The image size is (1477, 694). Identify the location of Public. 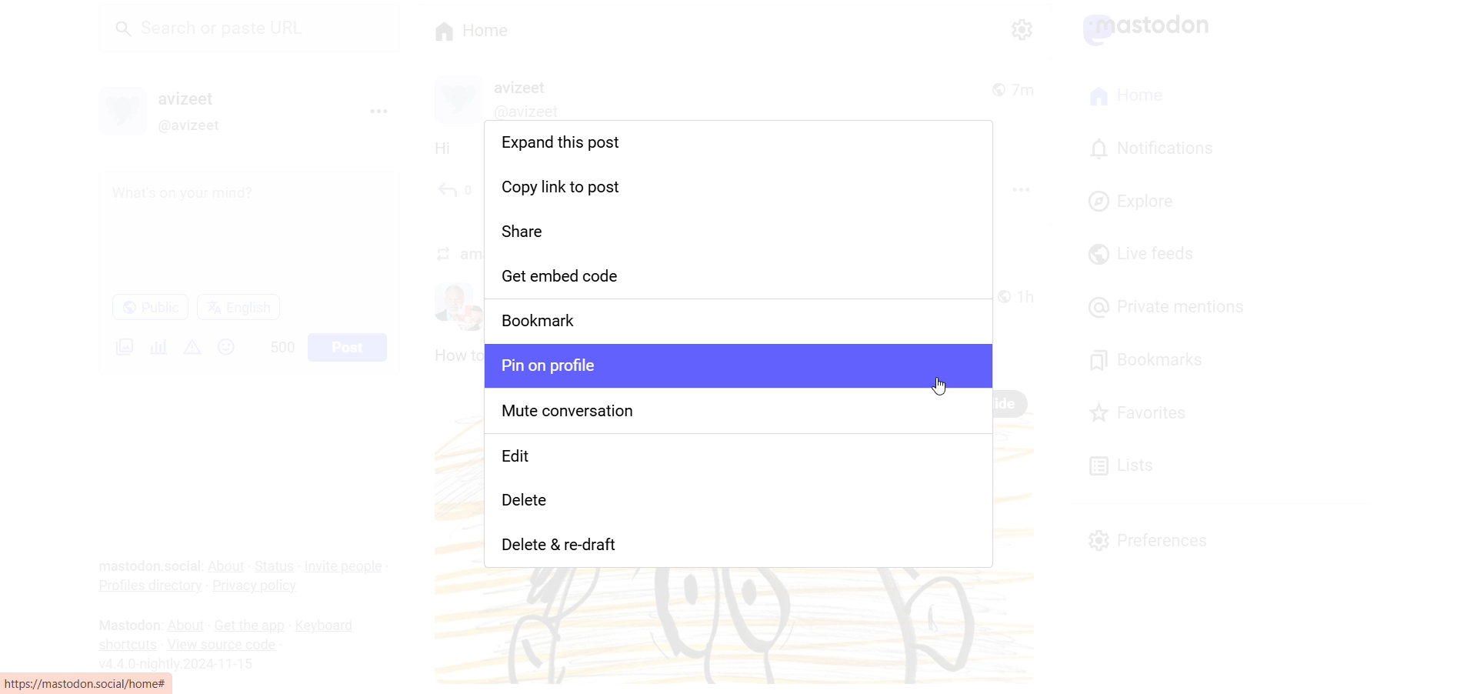
(149, 307).